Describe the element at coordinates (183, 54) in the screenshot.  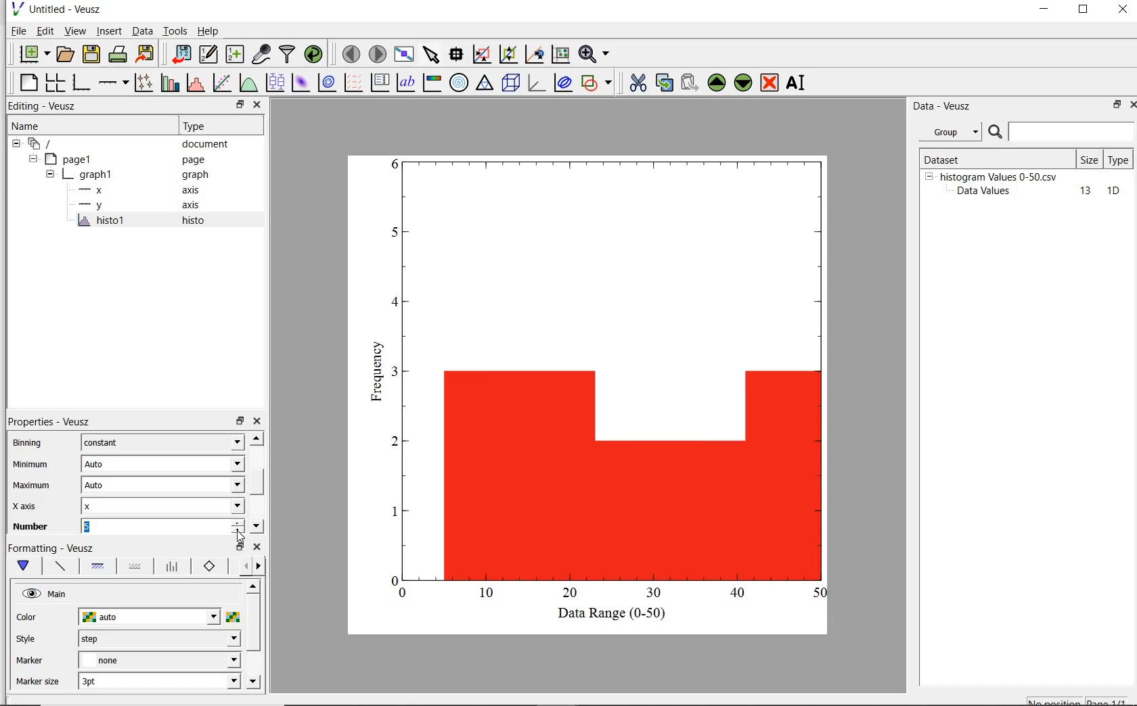
I see `import data into veusz` at that location.